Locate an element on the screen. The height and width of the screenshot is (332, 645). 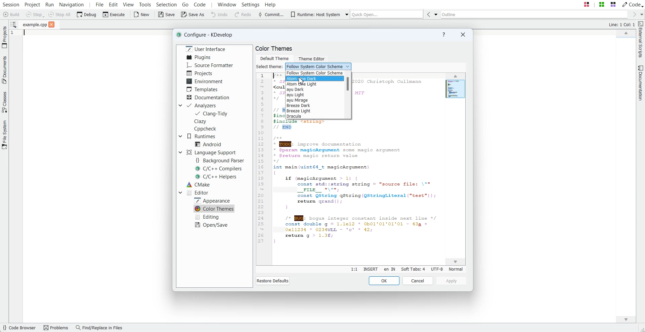
Drop down box is located at coordinates (180, 152).